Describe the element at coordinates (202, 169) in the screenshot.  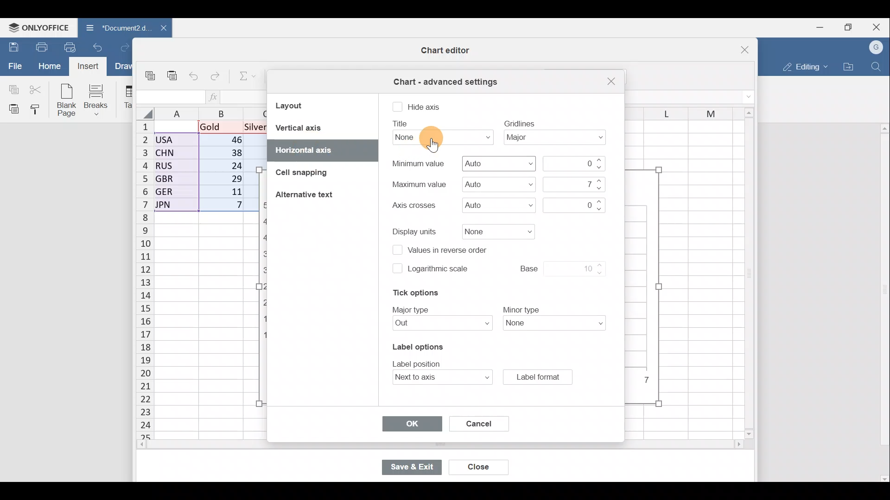
I see `Data` at that location.